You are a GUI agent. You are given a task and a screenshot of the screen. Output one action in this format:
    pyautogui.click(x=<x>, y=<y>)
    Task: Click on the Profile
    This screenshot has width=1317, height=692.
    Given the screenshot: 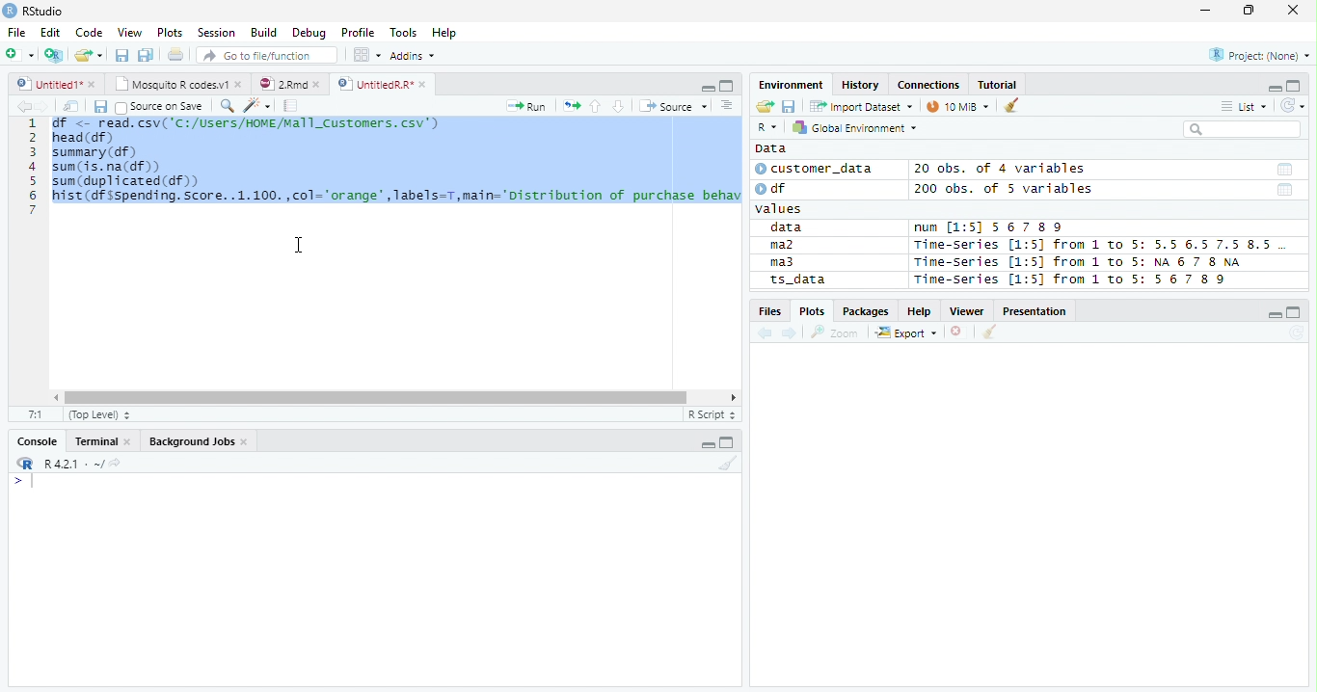 What is the action you would take?
    pyautogui.click(x=357, y=33)
    